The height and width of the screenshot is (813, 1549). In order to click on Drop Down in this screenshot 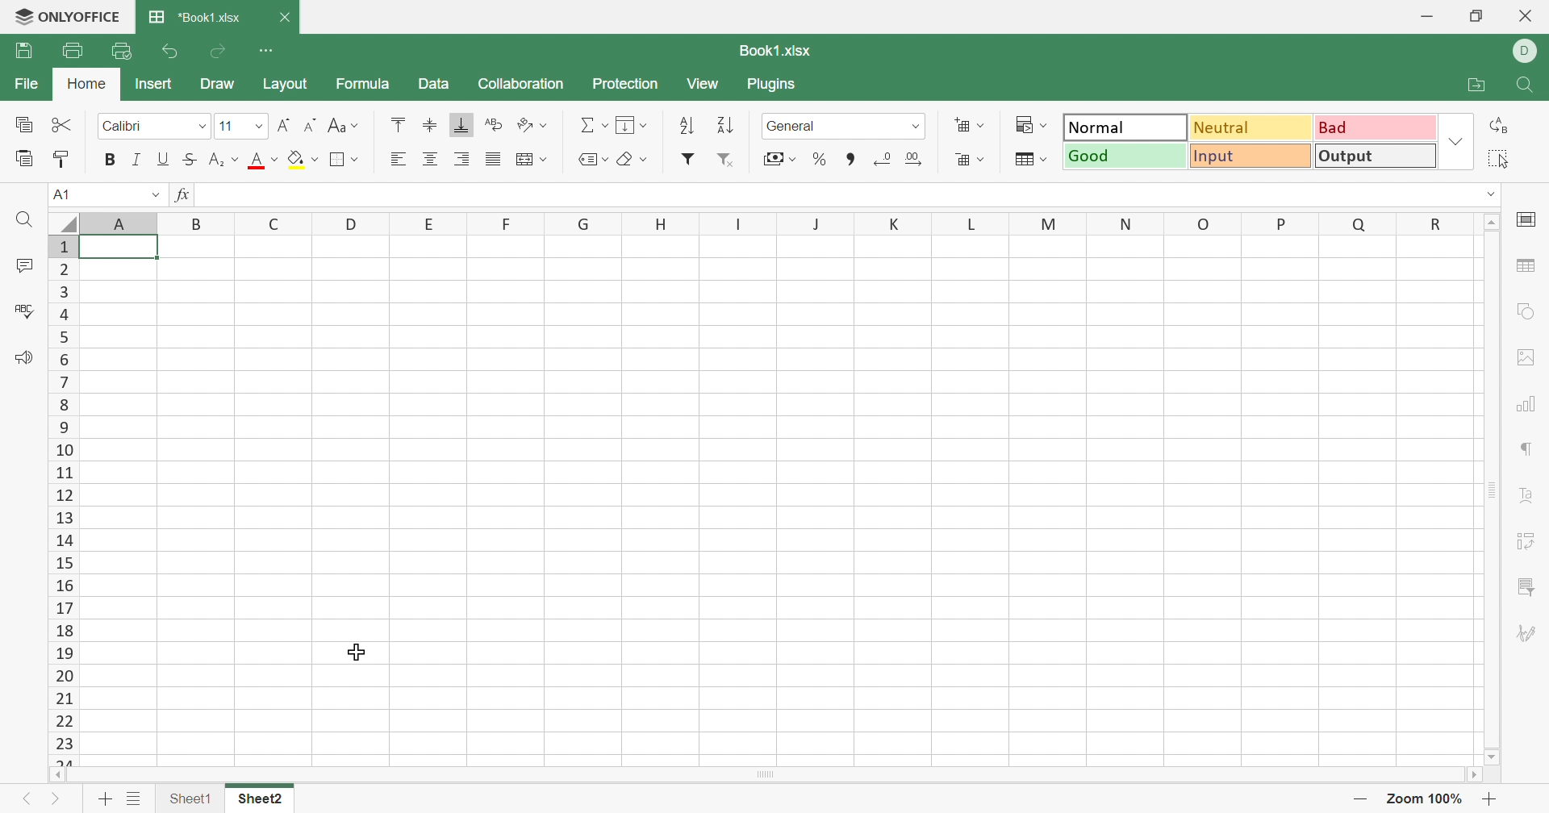, I will do `click(235, 161)`.